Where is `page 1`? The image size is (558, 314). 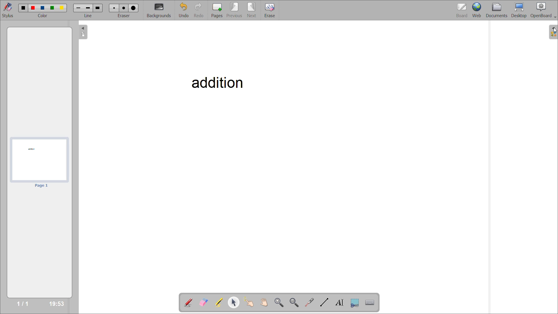
page 1 is located at coordinates (41, 186).